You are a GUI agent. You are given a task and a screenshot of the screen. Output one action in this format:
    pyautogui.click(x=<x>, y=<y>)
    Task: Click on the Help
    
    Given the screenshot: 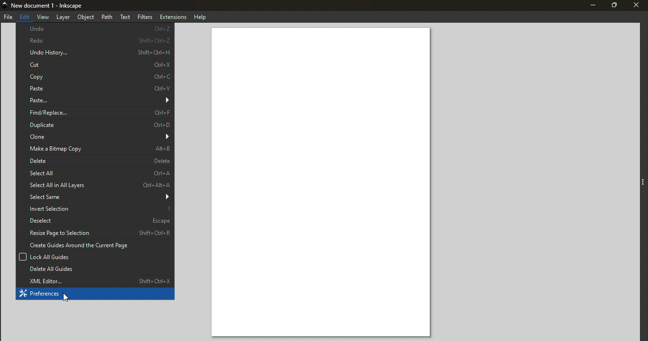 What is the action you would take?
    pyautogui.click(x=200, y=16)
    